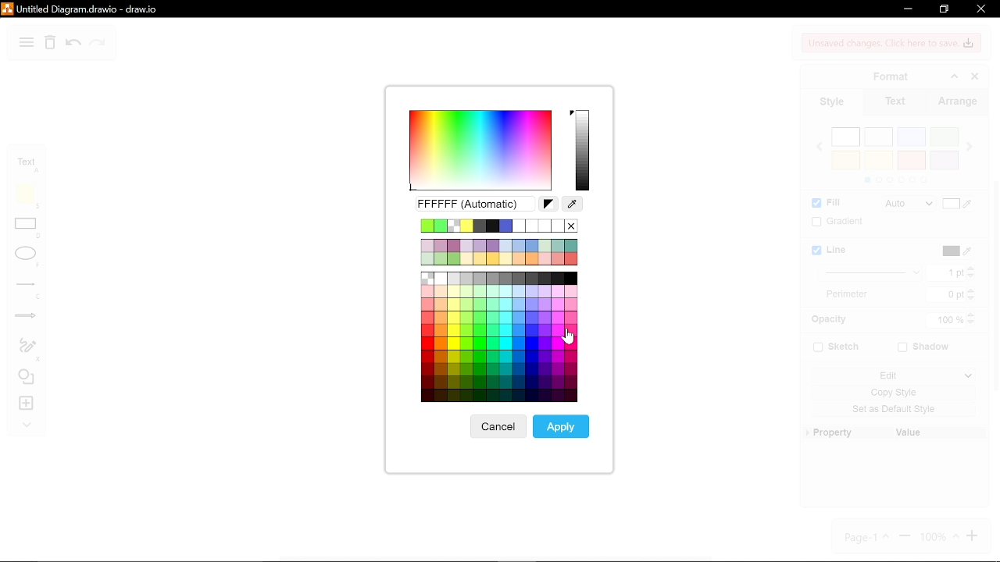 This screenshot has height=562, width=1000. What do you see at coordinates (571, 336) in the screenshot?
I see `Cursor` at bounding box center [571, 336].